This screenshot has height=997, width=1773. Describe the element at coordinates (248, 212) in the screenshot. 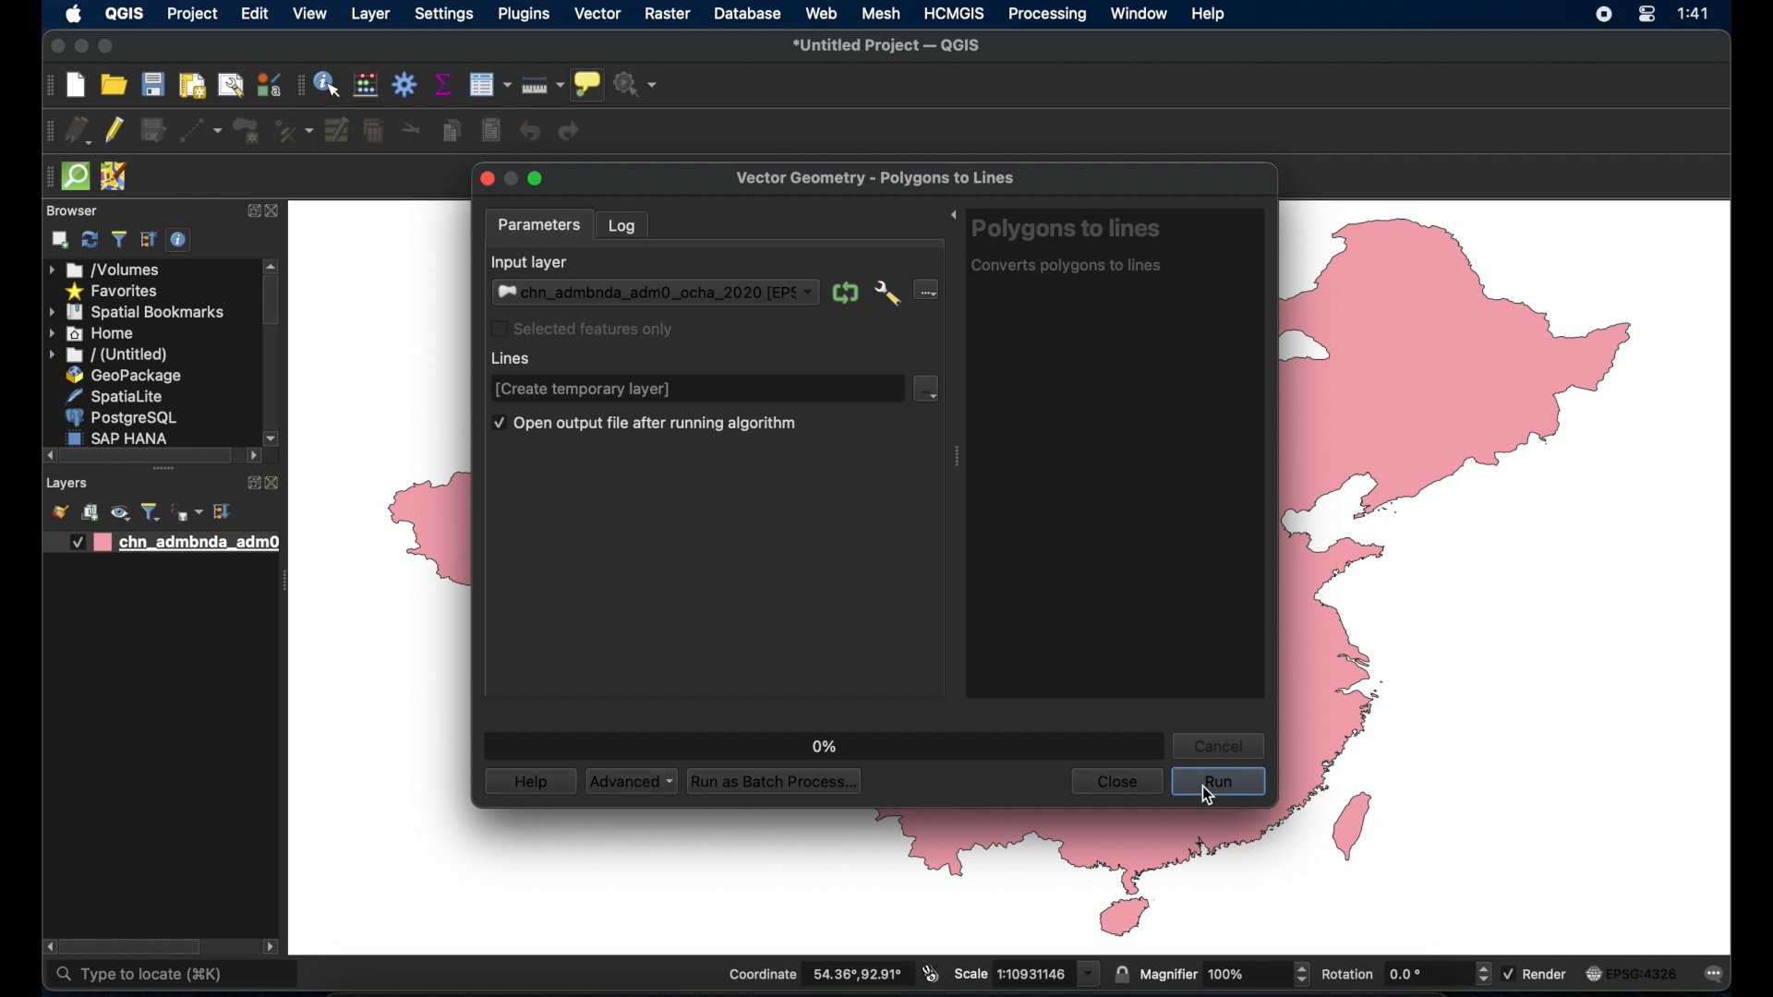

I see `expand` at that location.